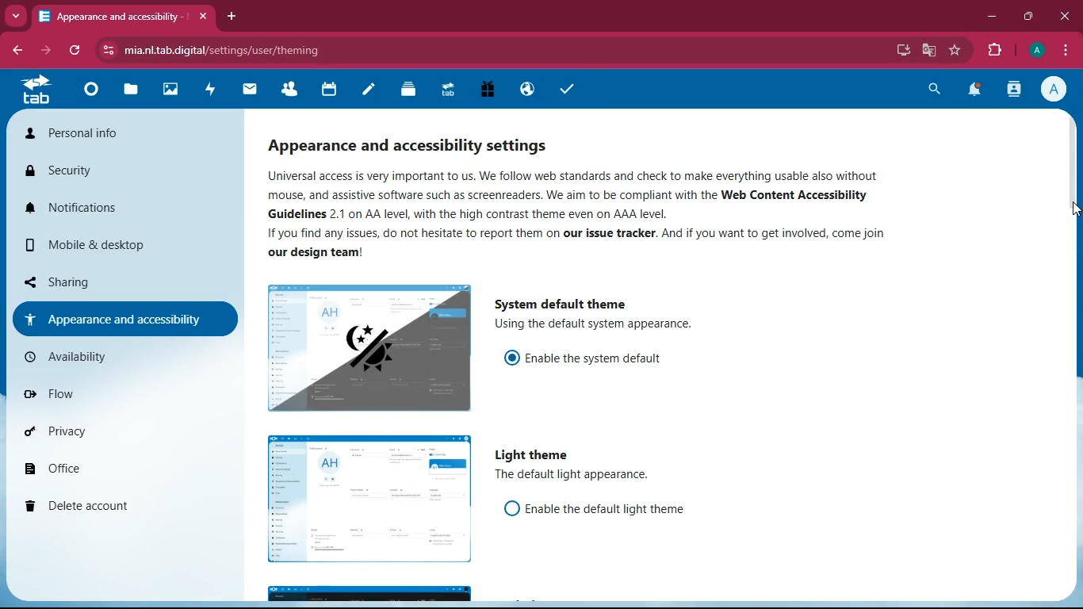  I want to click on on, so click(511, 359).